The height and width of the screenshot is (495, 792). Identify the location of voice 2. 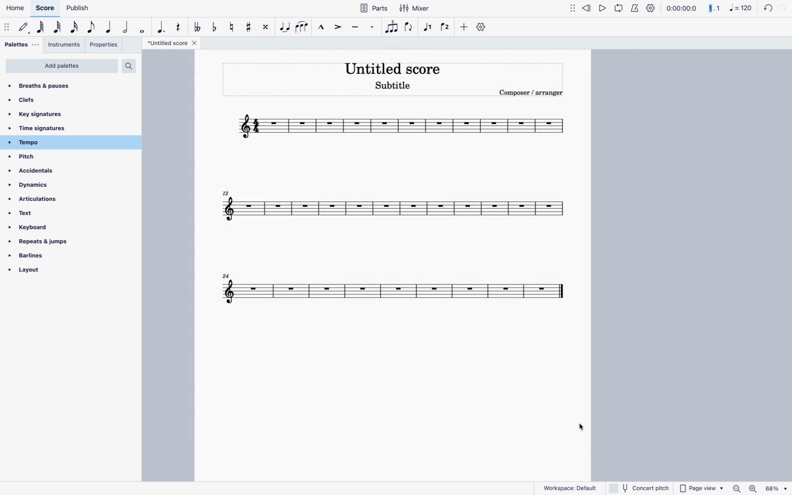
(446, 27).